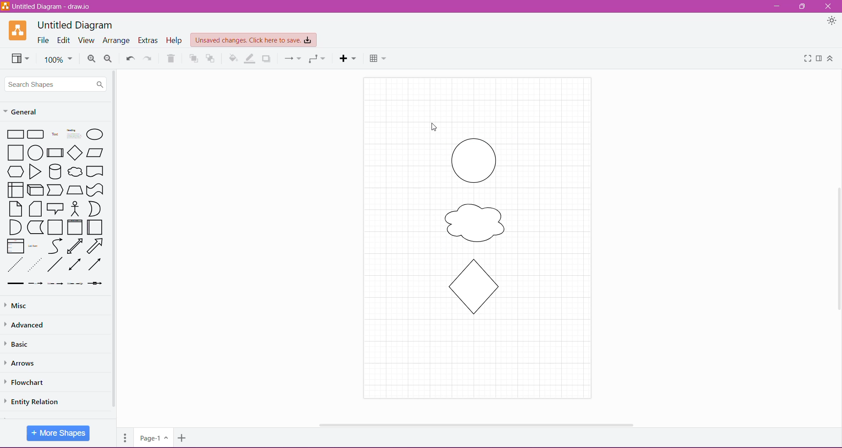 The image size is (842, 448). Describe the element at coordinates (819, 58) in the screenshot. I see `Format` at that location.